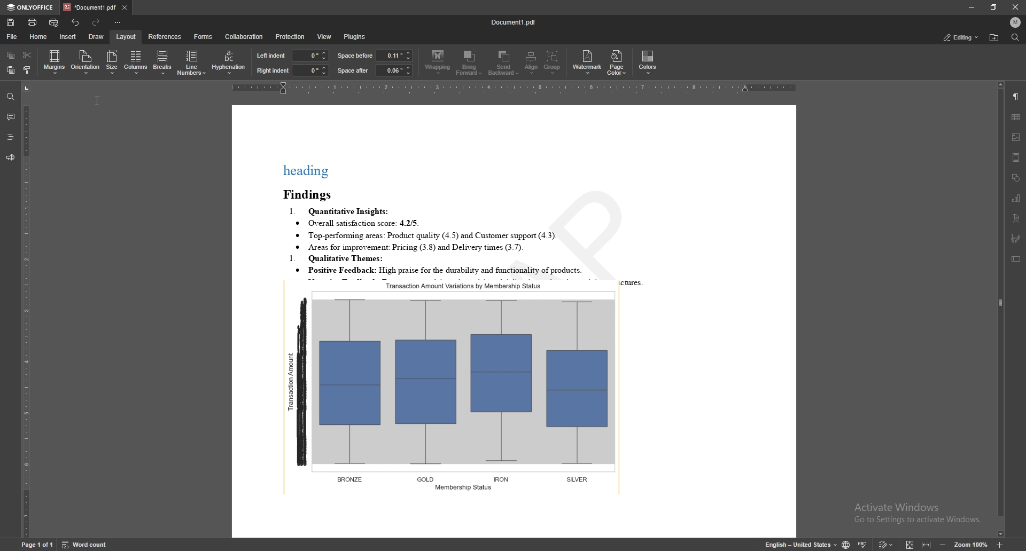  Describe the element at coordinates (1013, 7) in the screenshot. I see `close` at that location.